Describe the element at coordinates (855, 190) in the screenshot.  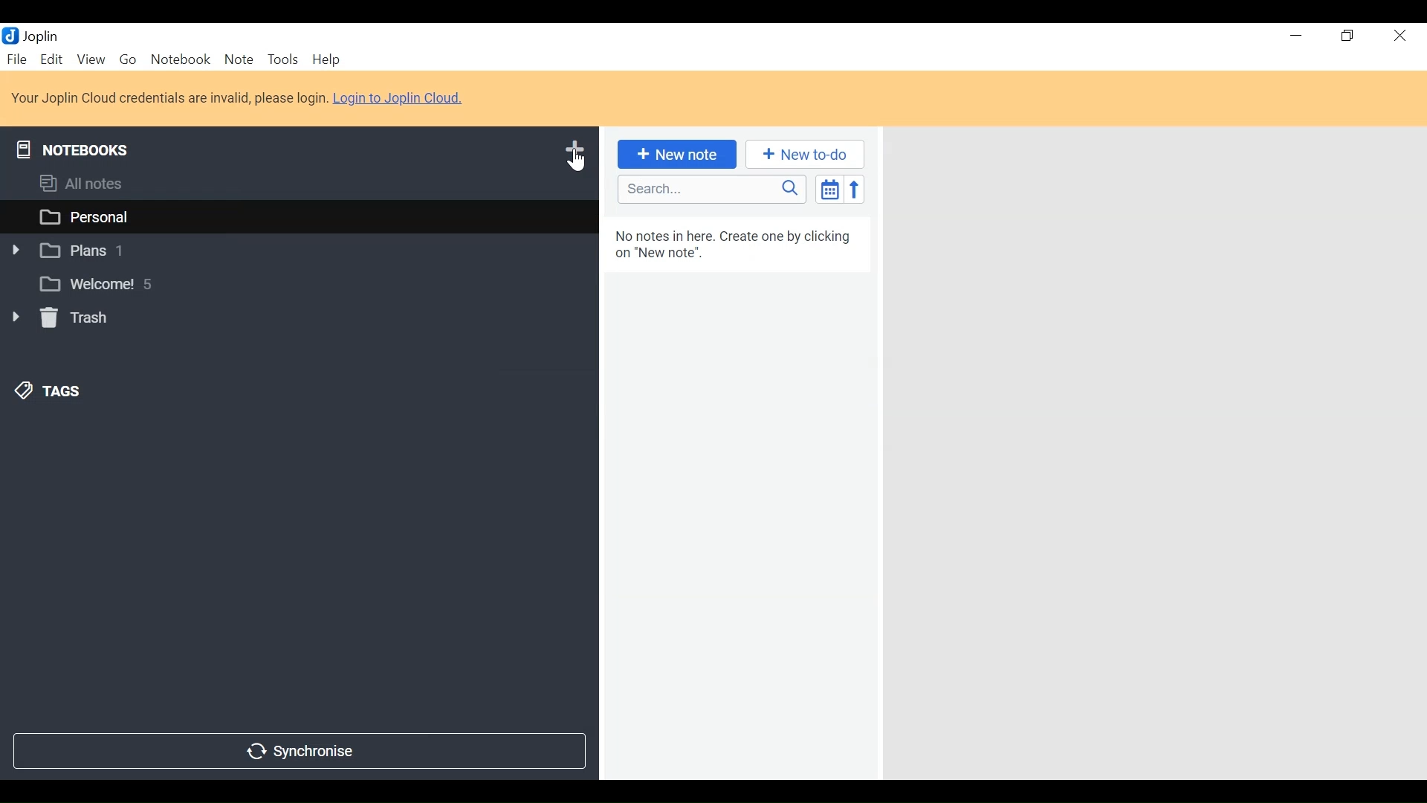
I see `Reverse Sort Order` at that location.